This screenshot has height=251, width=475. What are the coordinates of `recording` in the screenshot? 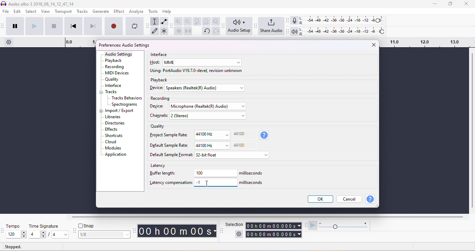 It's located at (160, 99).